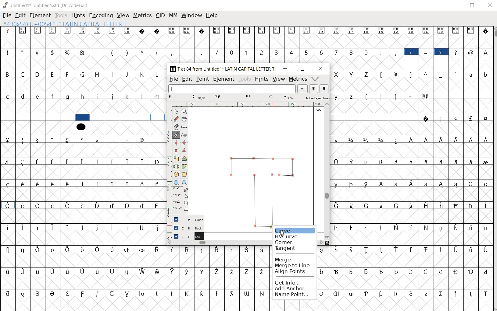  What do you see at coordinates (366, 293) in the screenshot?
I see `Symbol` at bounding box center [366, 293].